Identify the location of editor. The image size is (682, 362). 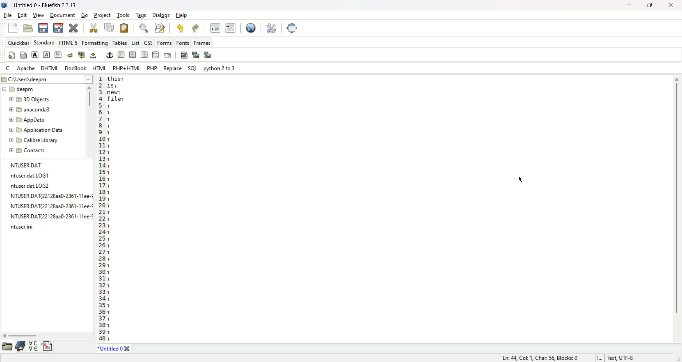
(383, 208).